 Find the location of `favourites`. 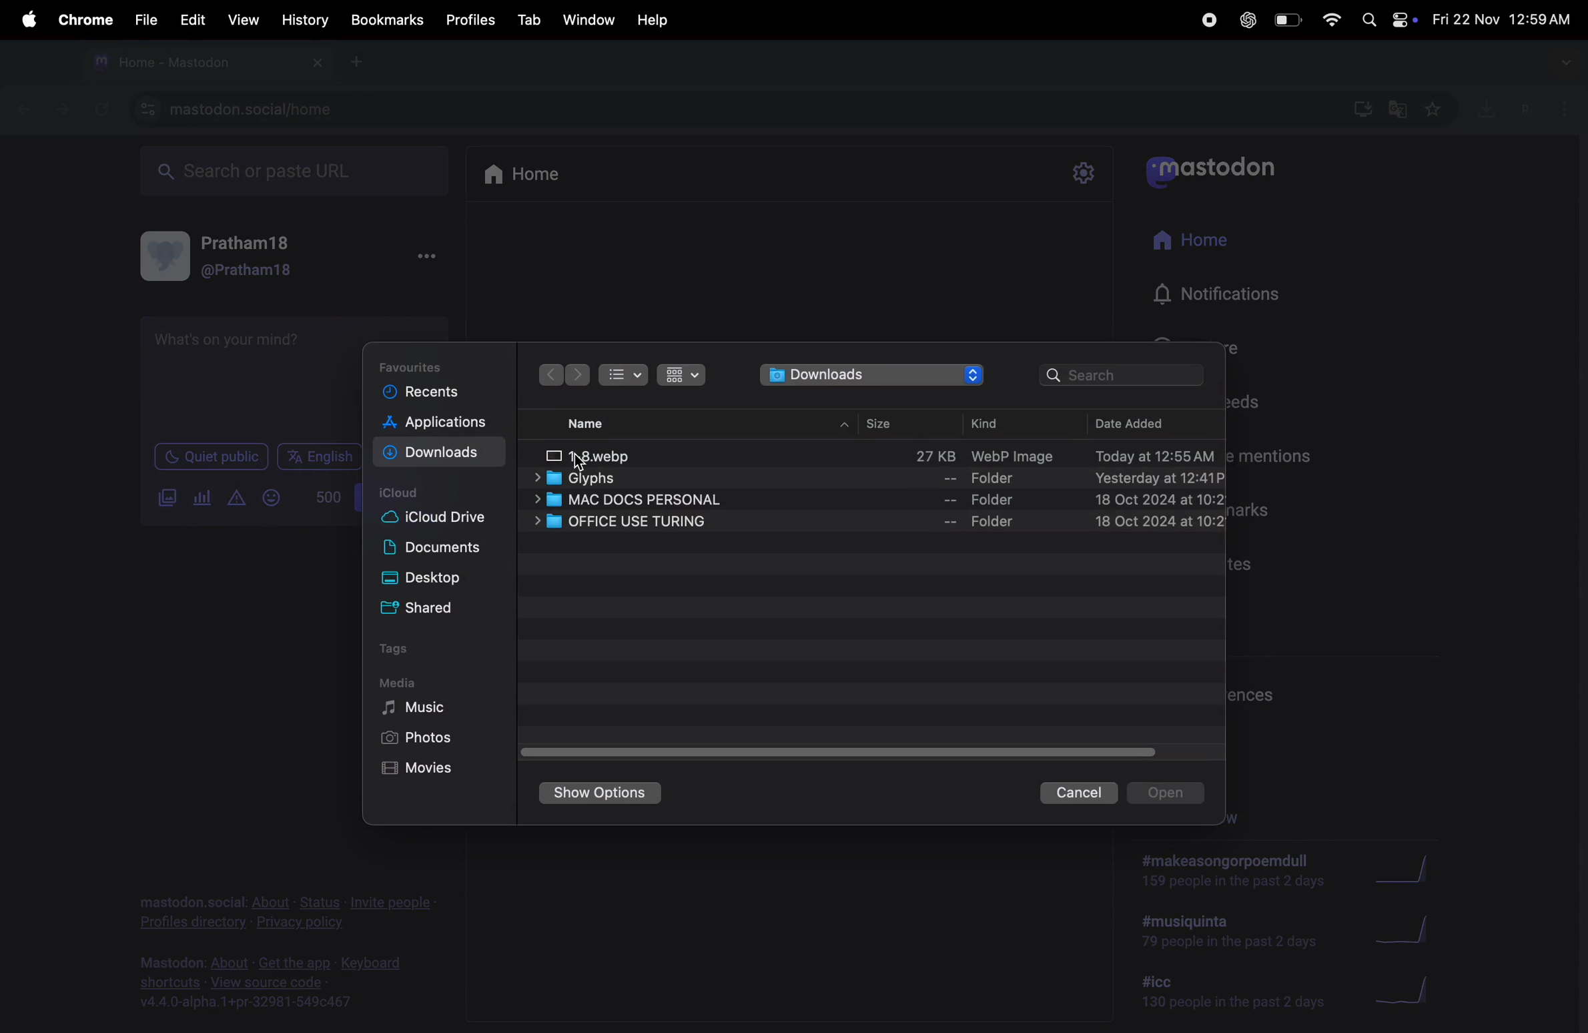

favourites is located at coordinates (417, 364).